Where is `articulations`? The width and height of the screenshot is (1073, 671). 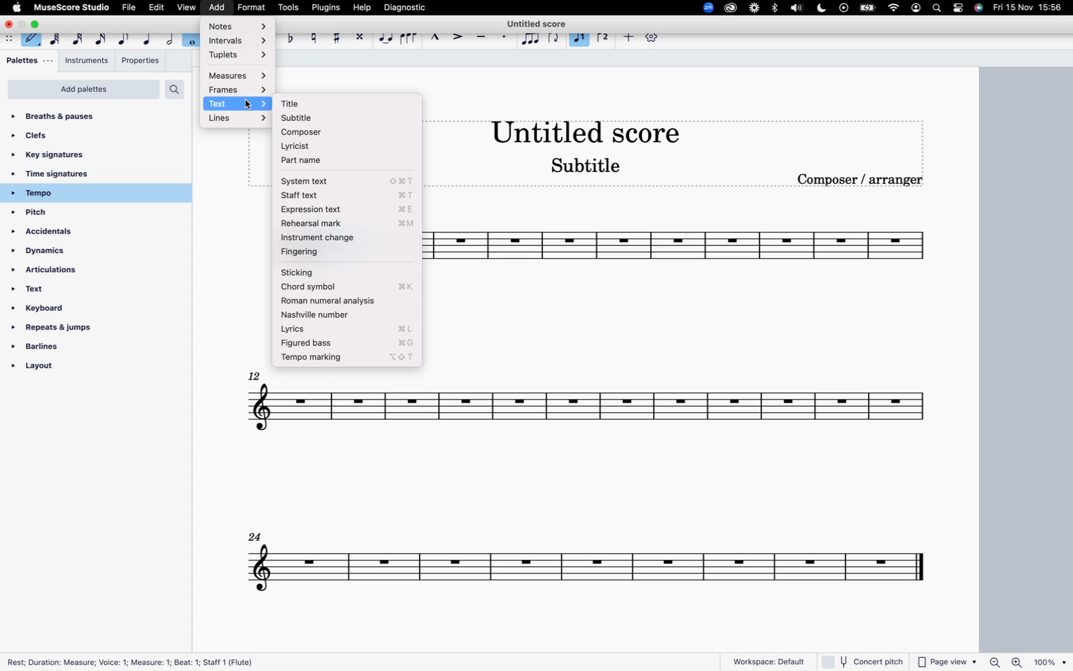 articulations is located at coordinates (63, 272).